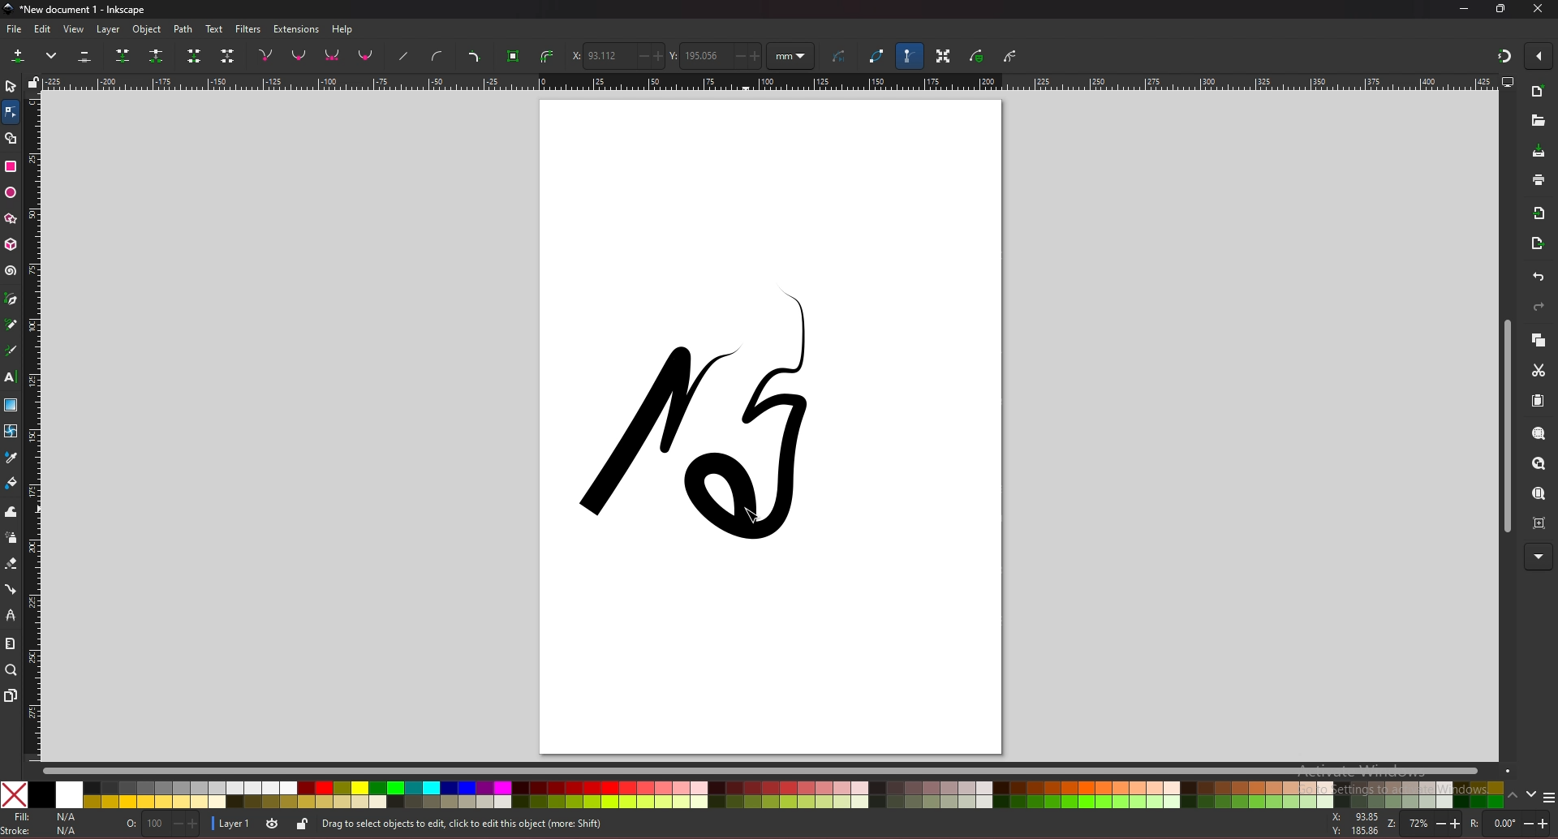  Describe the element at coordinates (1010, 58) in the screenshot. I see `show clipping path` at that location.